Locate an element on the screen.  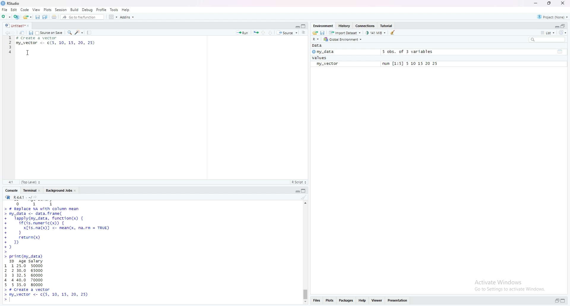
help is located at coordinates (363, 300).